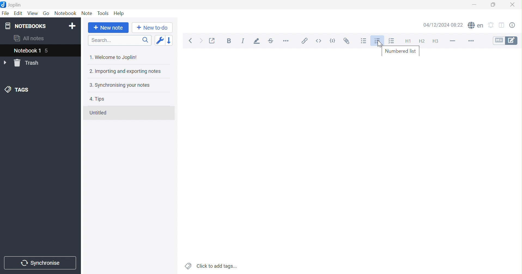 Image resolution: width=522 pixels, height=274 pixels. I want to click on Untitled, so click(98, 113).